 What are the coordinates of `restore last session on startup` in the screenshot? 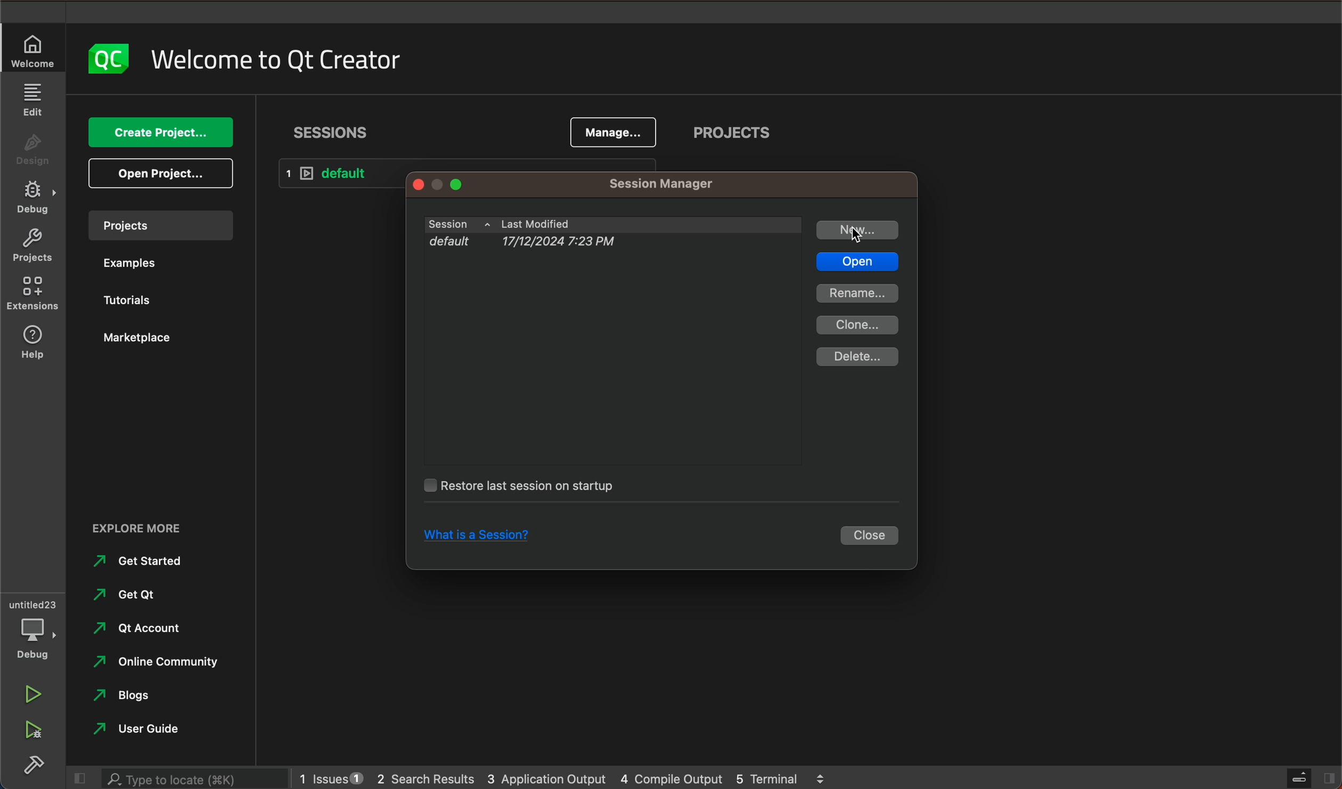 It's located at (529, 485).